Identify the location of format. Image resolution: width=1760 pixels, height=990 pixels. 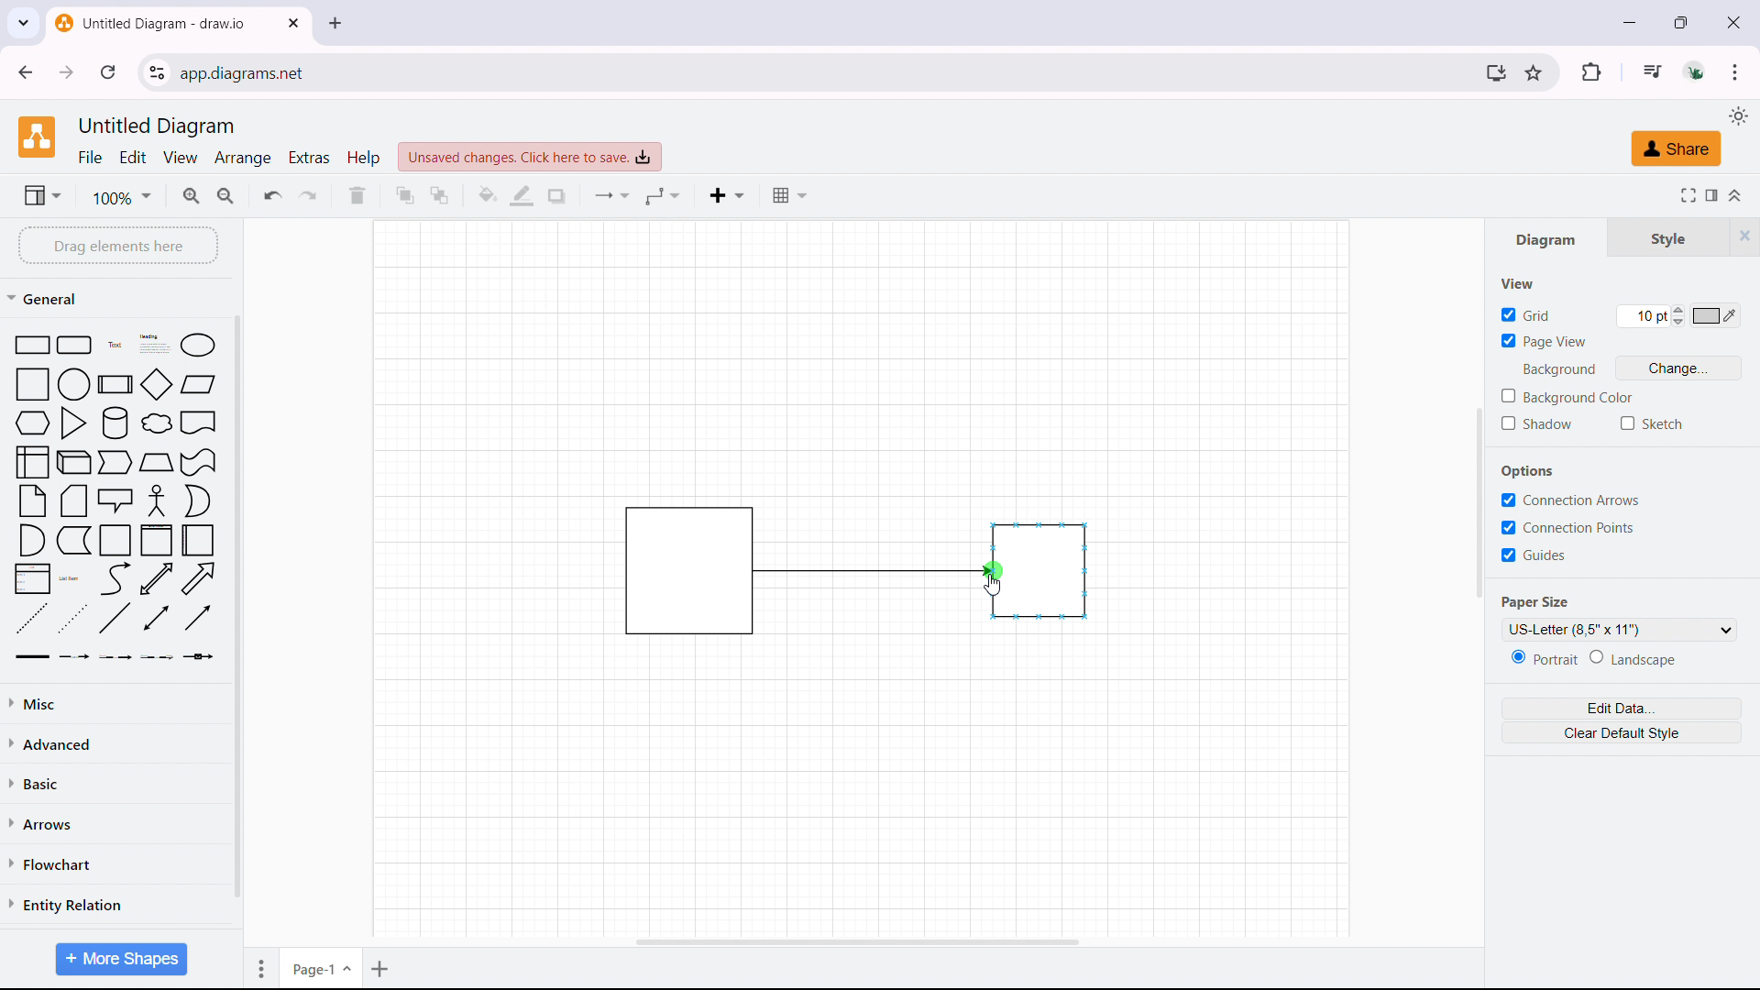
(1710, 193).